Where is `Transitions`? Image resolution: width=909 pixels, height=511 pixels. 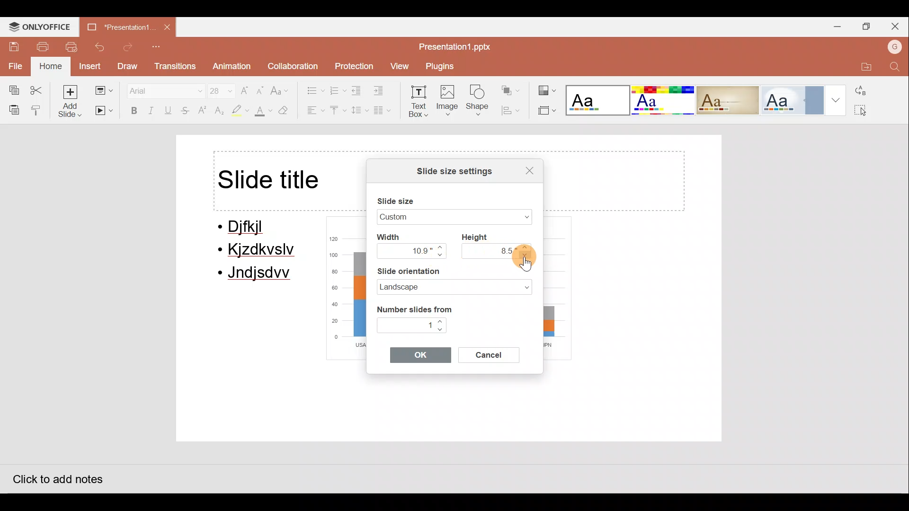
Transitions is located at coordinates (174, 67).